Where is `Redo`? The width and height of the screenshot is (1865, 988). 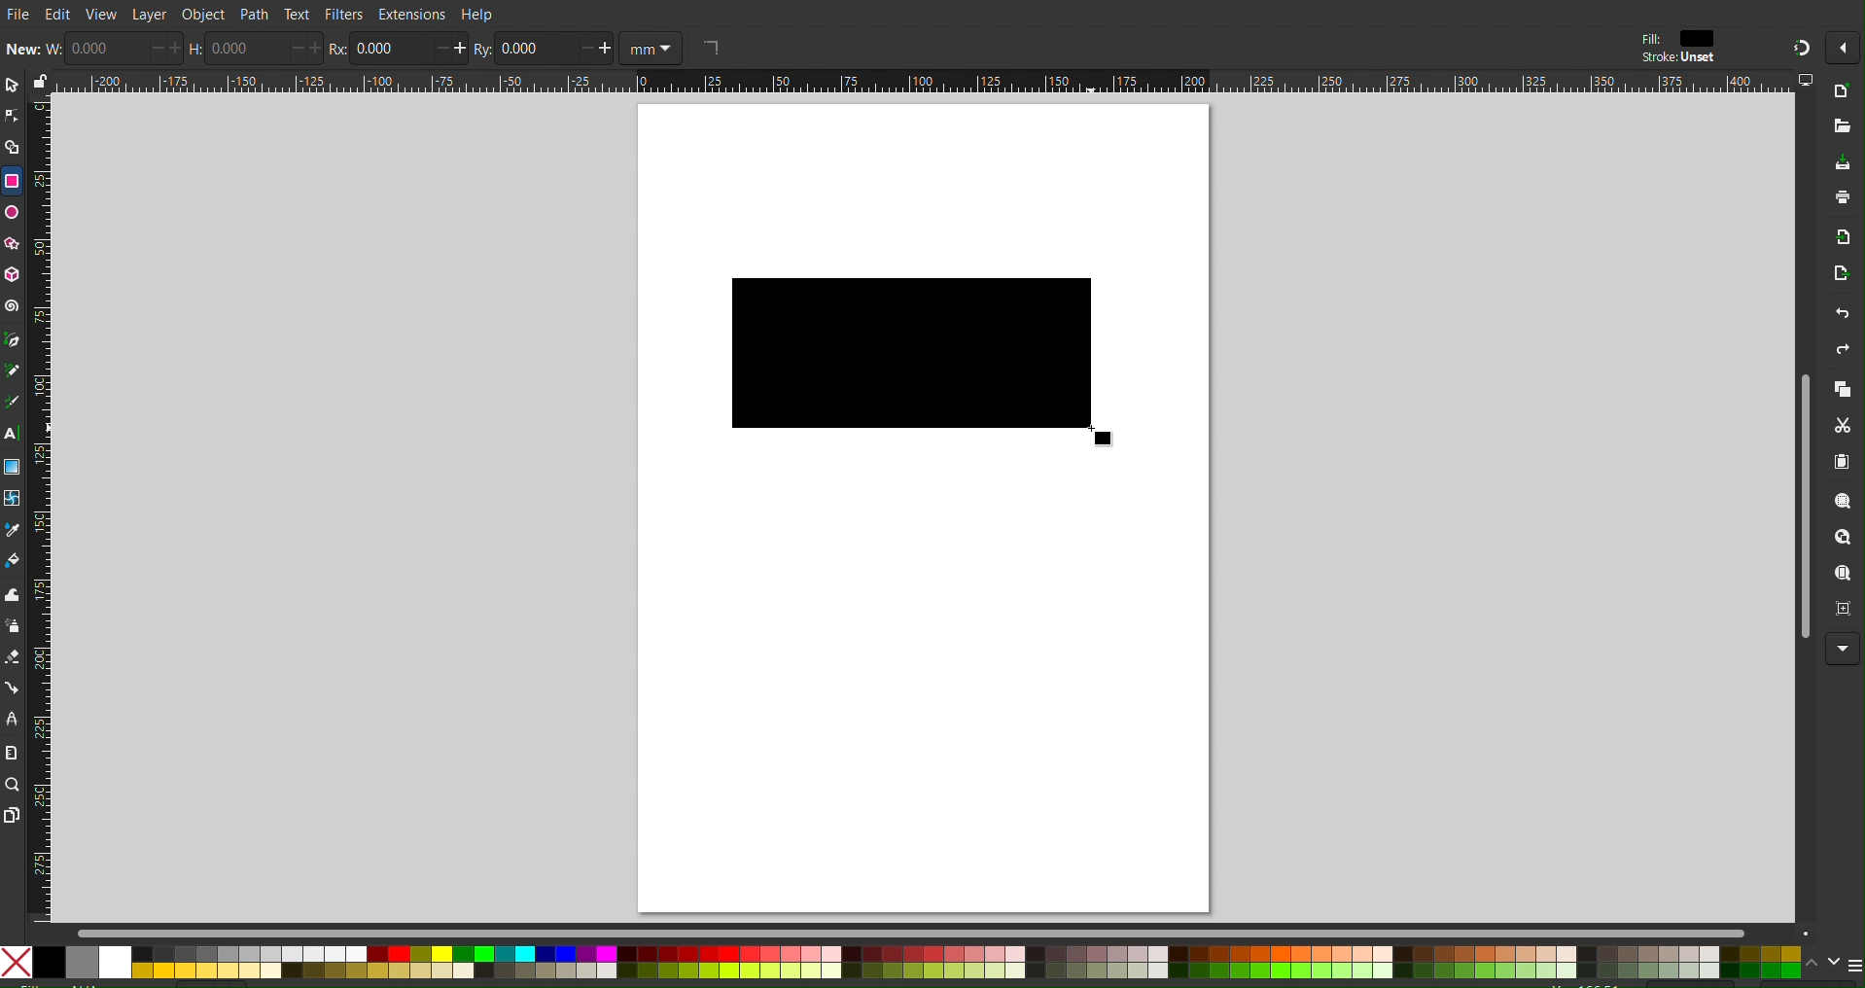 Redo is located at coordinates (1843, 354).